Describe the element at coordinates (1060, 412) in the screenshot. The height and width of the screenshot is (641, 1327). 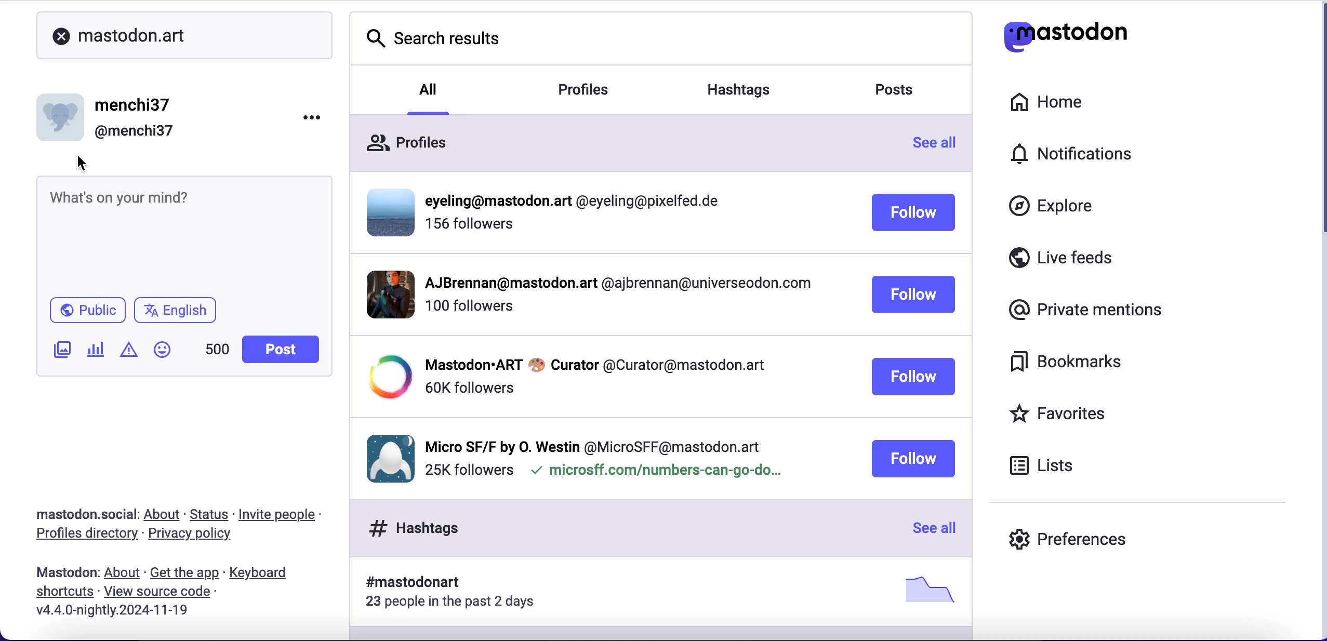
I see `favorites` at that location.